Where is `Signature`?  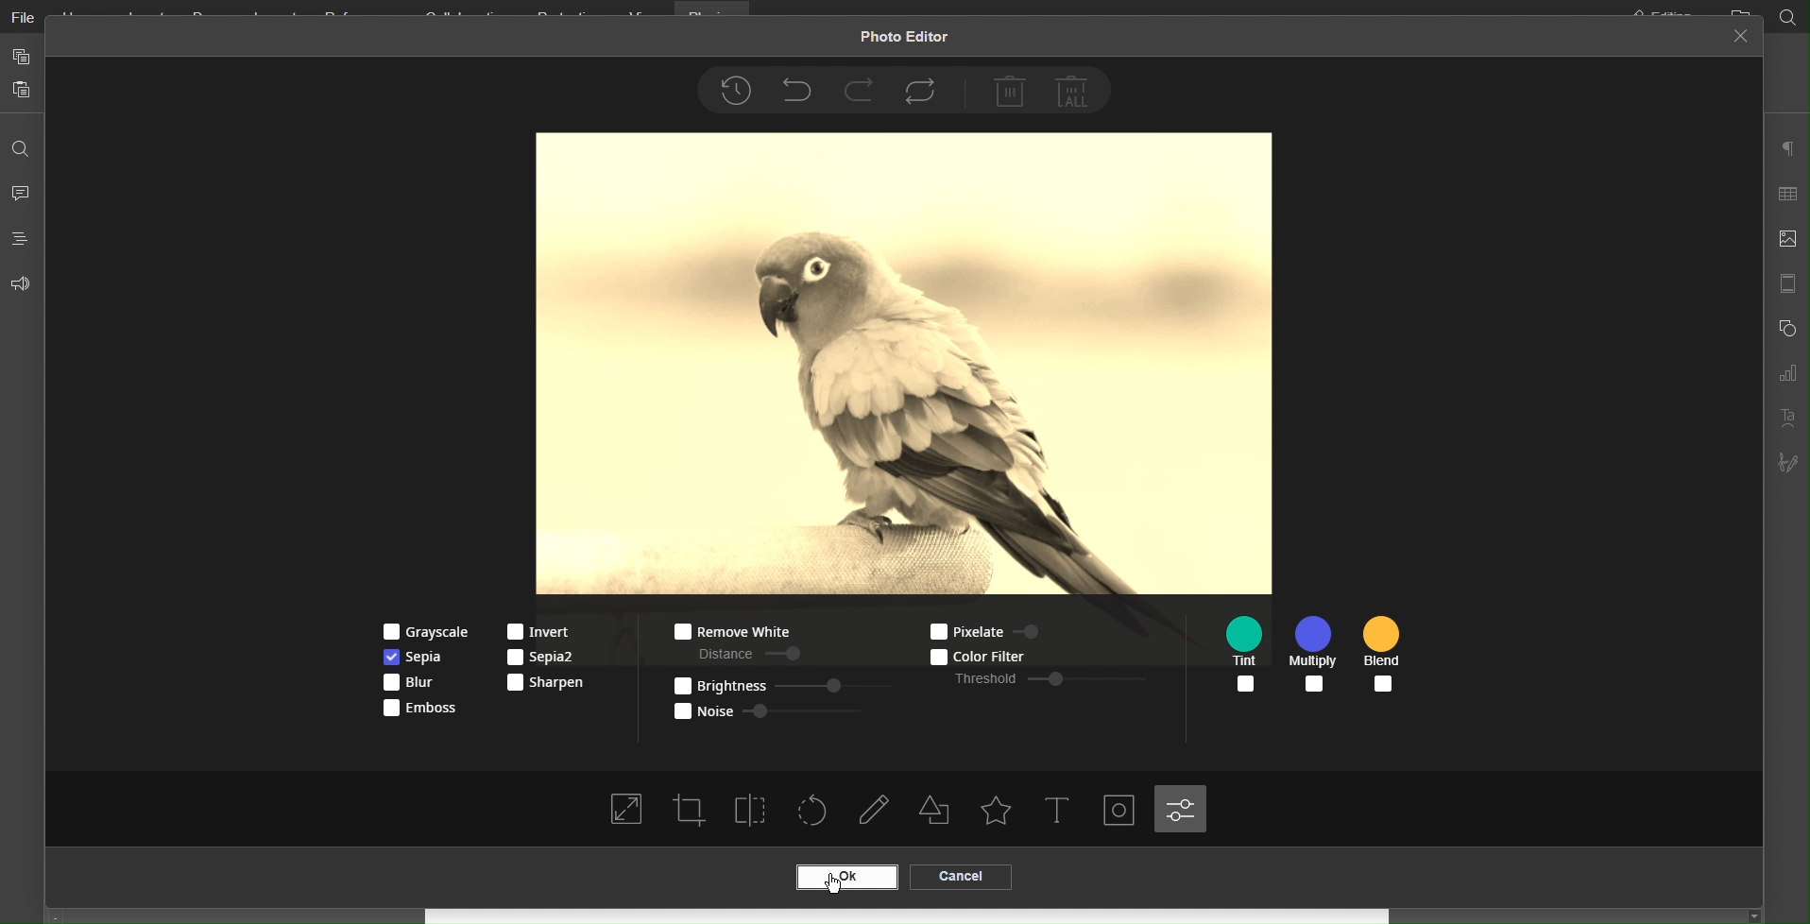
Signature is located at coordinates (1786, 464).